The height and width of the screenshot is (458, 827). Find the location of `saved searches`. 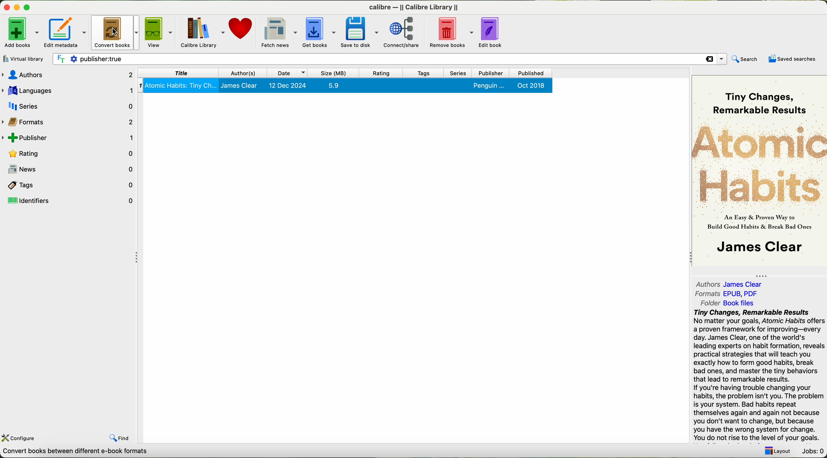

saved searches is located at coordinates (792, 59).